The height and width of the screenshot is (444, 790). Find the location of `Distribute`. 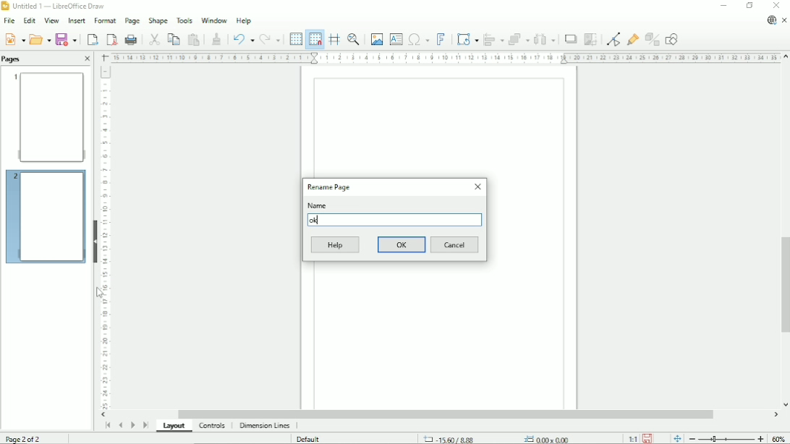

Distribute is located at coordinates (545, 40).